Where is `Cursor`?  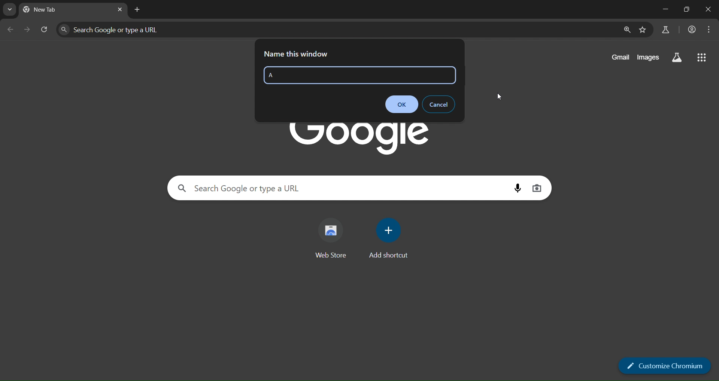 Cursor is located at coordinates (501, 96).